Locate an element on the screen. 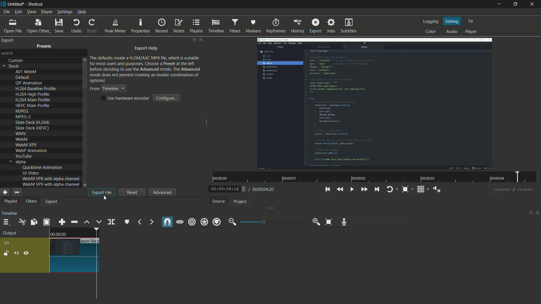  v1 is located at coordinates (6, 243).